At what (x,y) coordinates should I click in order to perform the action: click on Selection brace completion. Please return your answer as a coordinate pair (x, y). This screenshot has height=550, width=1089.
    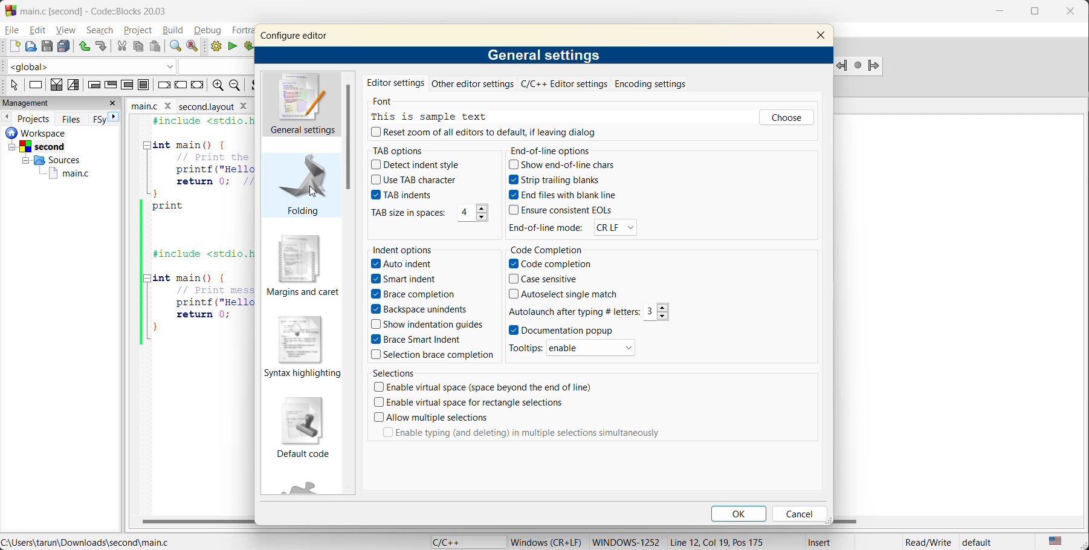
    Looking at the image, I should click on (436, 355).